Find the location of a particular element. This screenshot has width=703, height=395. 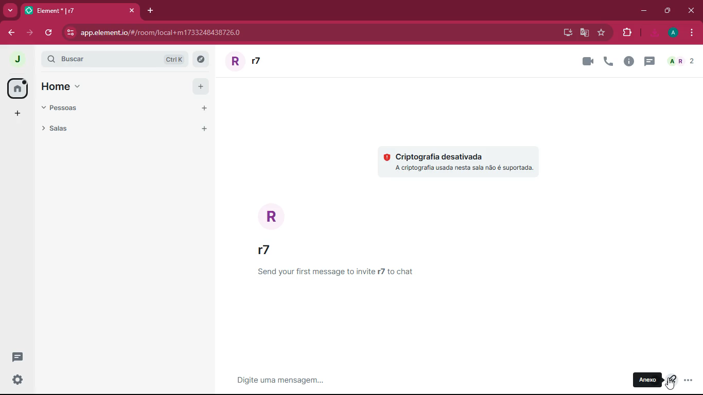

add tab is located at coordinates (150, 11).